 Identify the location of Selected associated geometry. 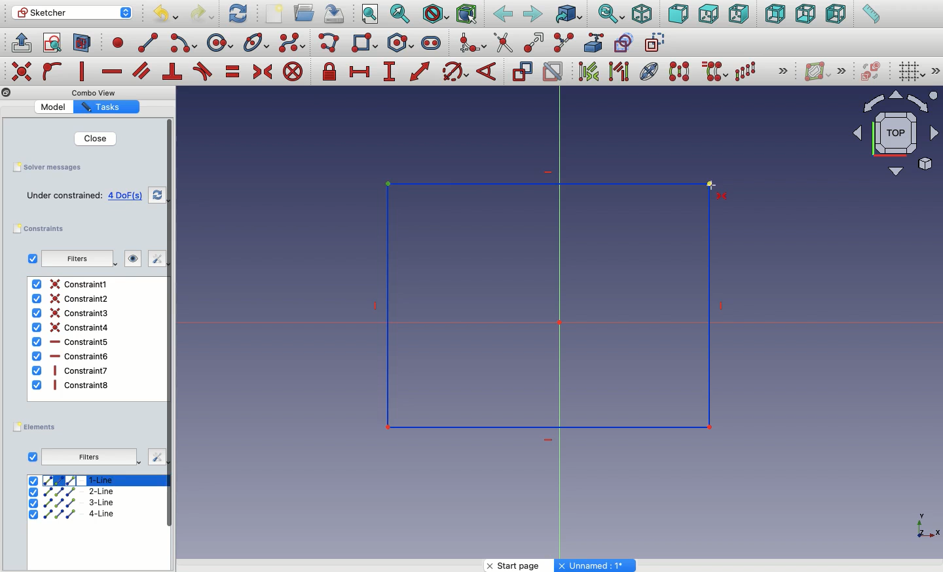
(618, 71).